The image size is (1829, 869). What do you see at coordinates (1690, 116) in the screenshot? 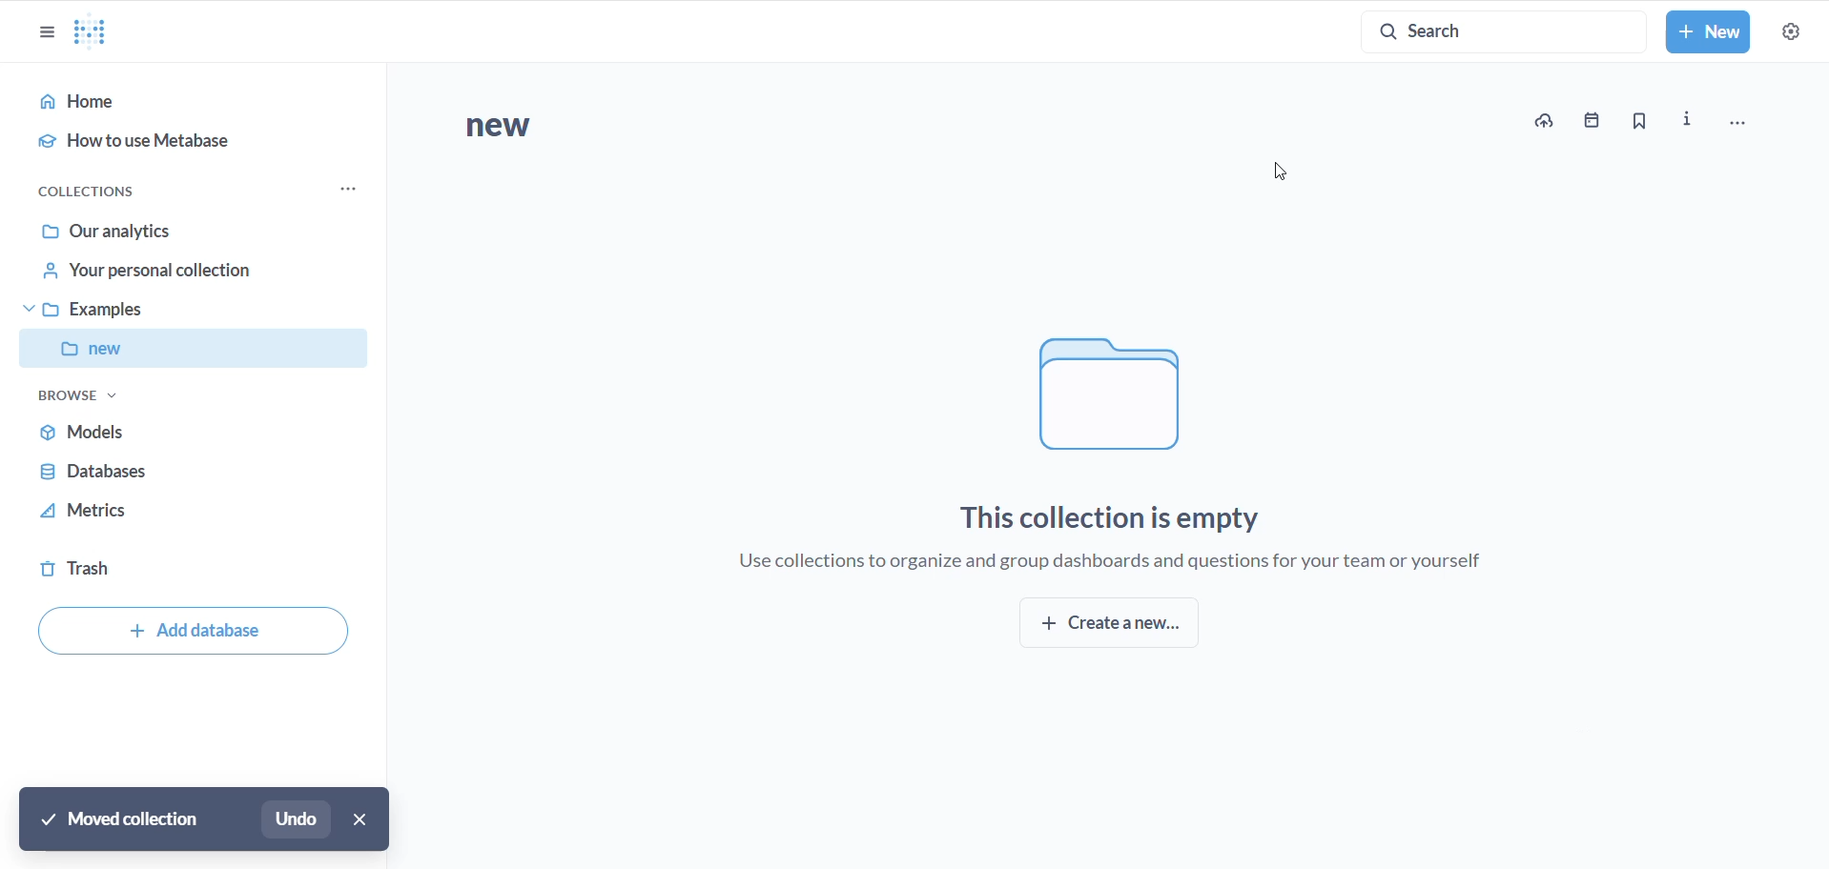
I see `info ` at bounding box center [1690, 116].